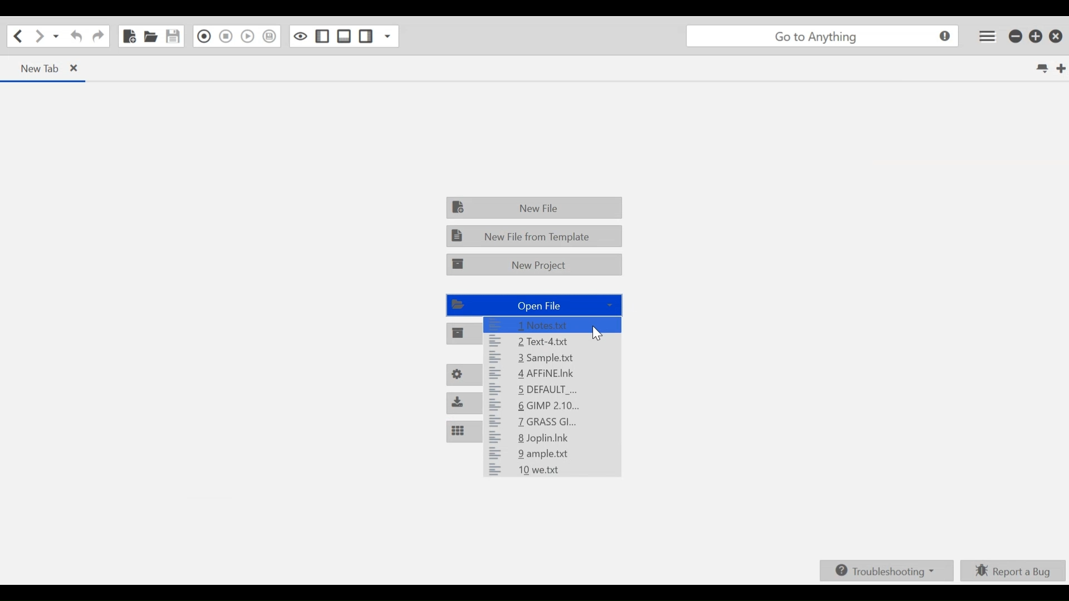 The width and height of the screenshot is (1069, 601). I want to click on Preferences, so click(463, 374).